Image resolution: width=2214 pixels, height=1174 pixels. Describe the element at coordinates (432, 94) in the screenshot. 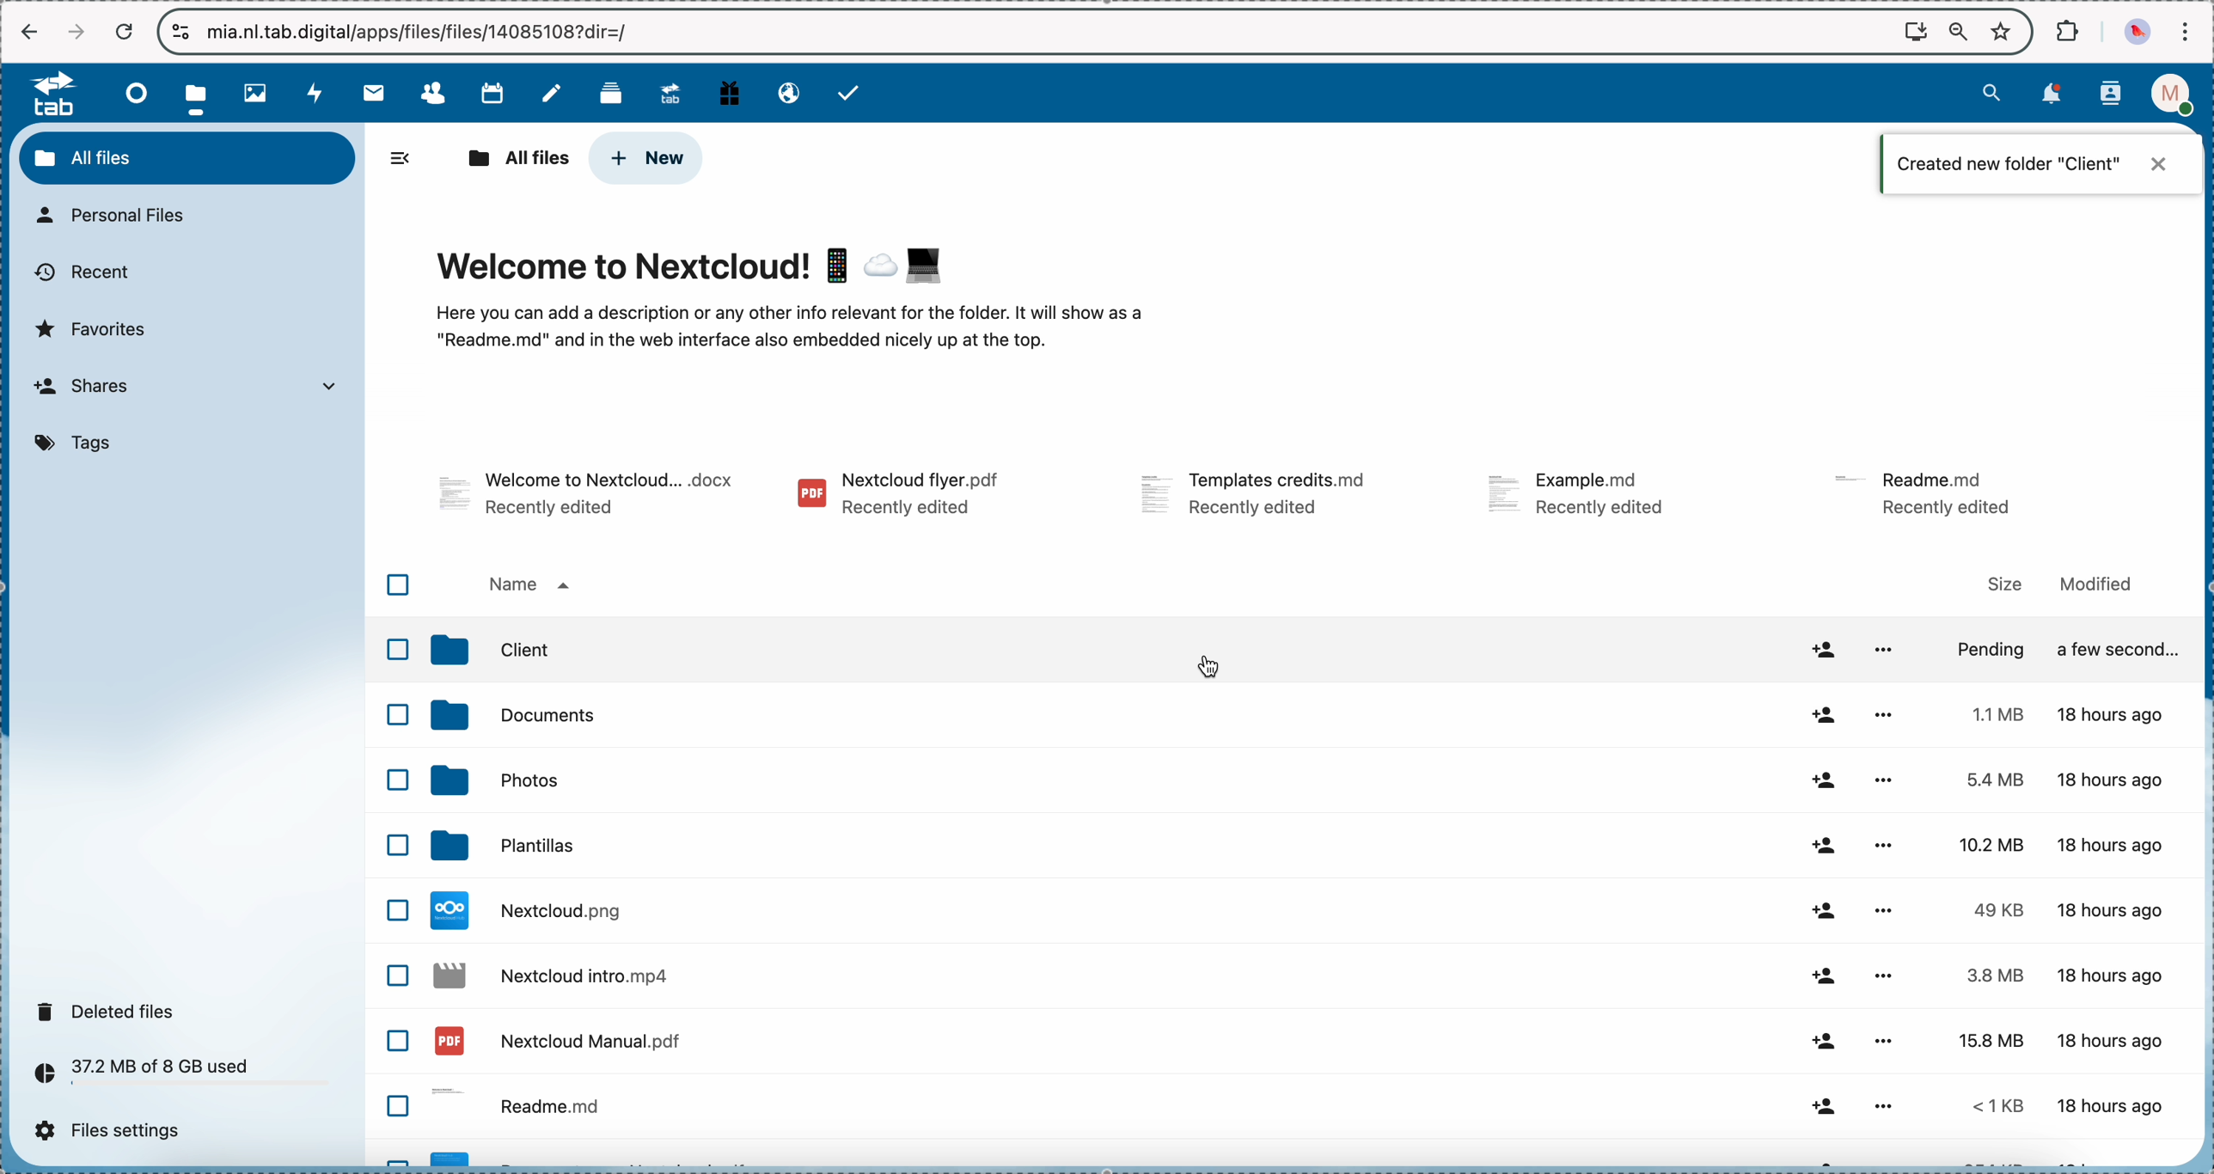

I see `contacts` at that location.